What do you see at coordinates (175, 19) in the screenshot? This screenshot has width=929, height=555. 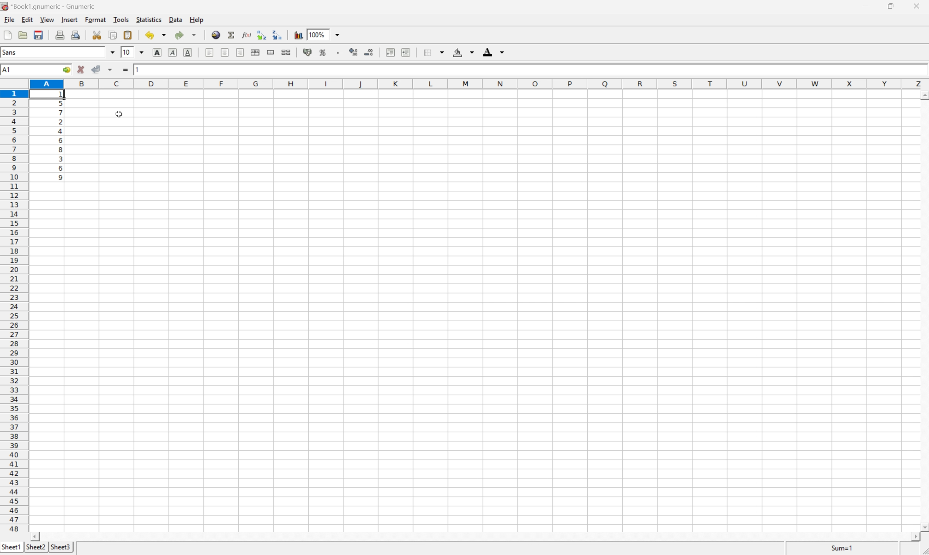 I see `data` at bounding box center [175, 19].